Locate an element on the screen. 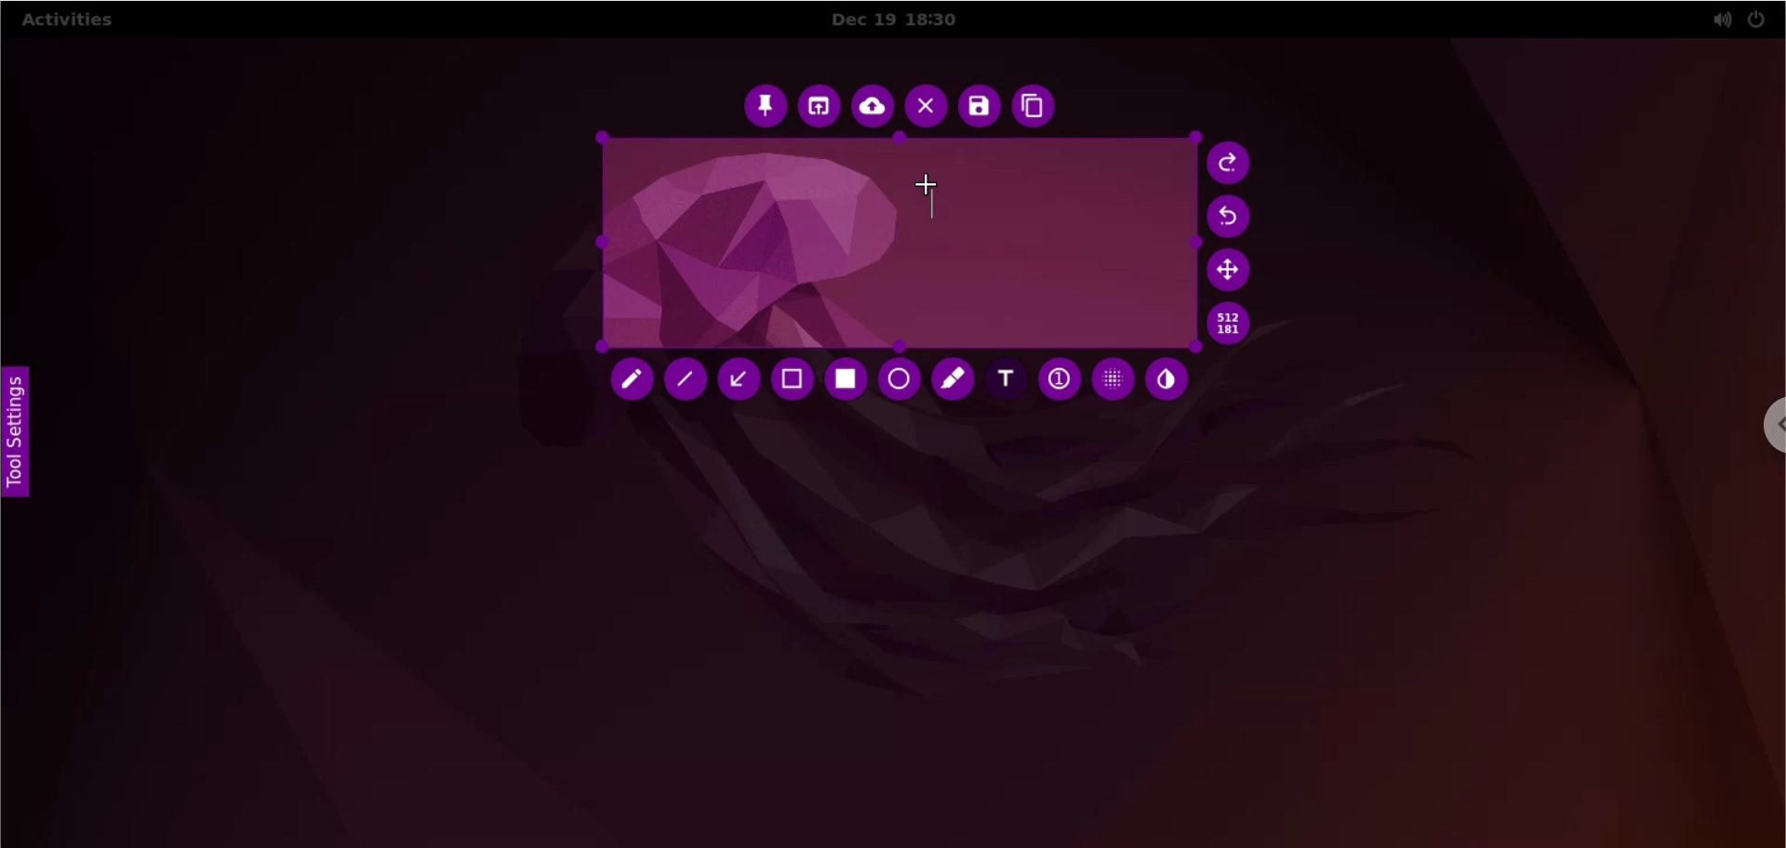 The image size is (1786, 848). auto increment value is located at coordinates (1058, 376).